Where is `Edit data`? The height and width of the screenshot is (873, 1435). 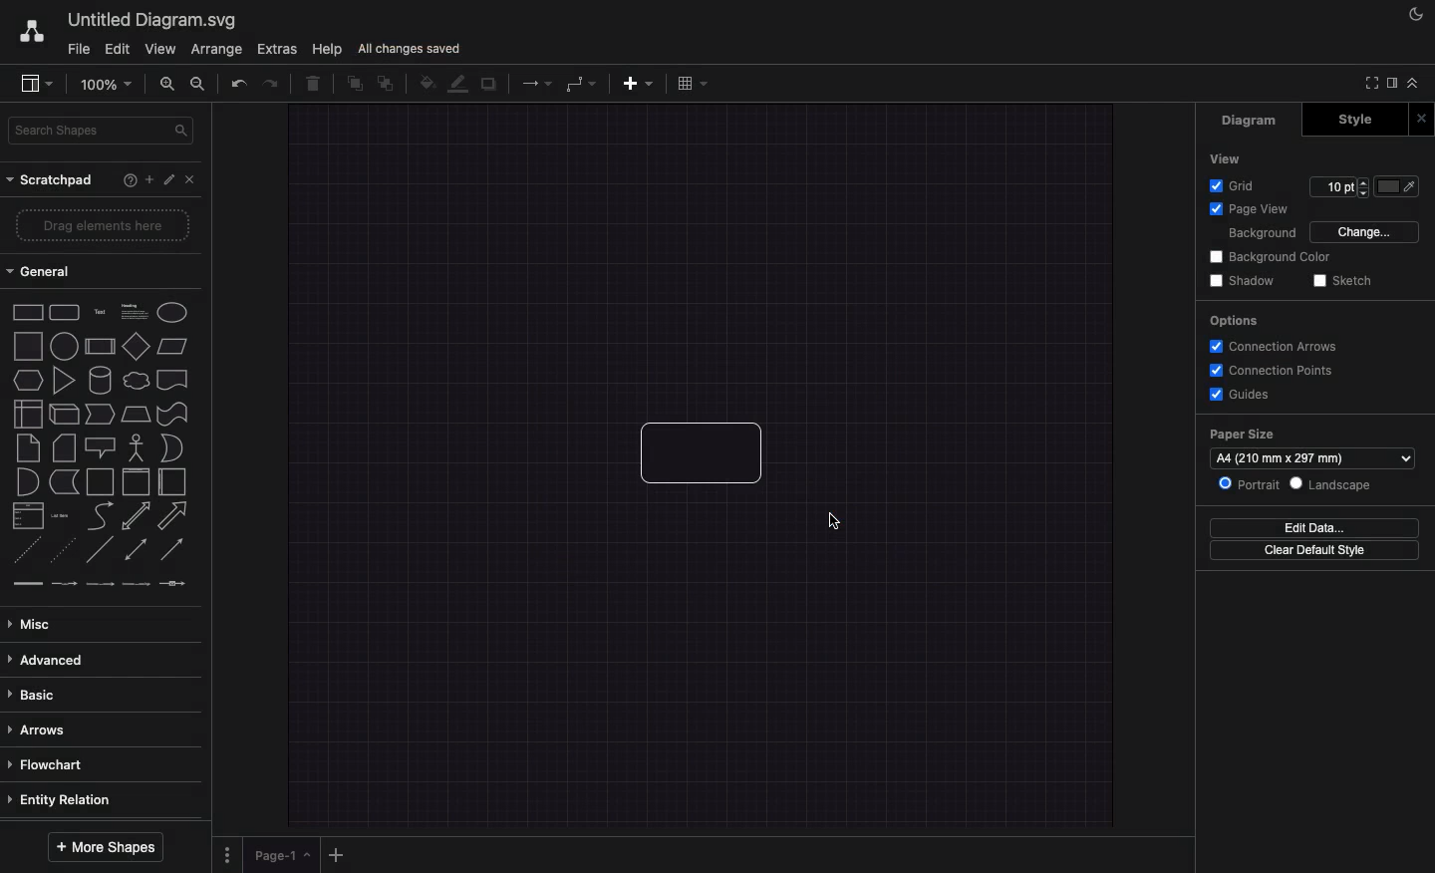
Edit data is located at coordinates (1318, 526).